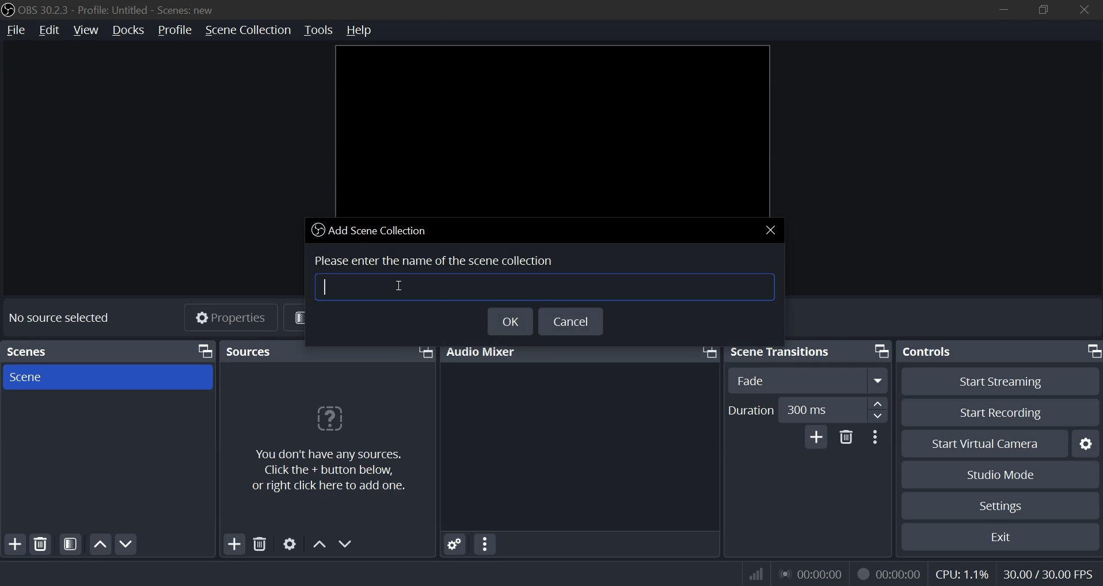 This screenshot has height=586, width=1103. I want to click on audio mixer, so click(485, 350).